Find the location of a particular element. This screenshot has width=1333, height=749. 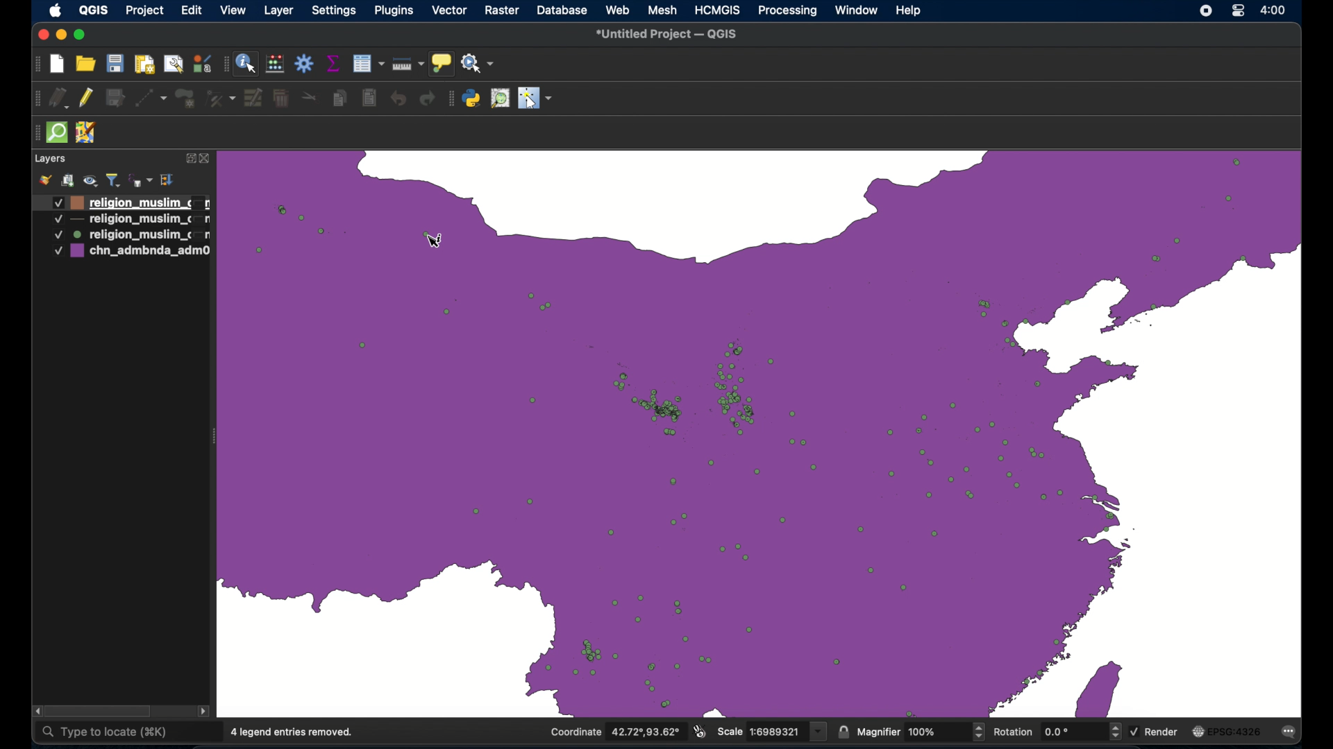

scroll box is located at coordinates (99, 711).